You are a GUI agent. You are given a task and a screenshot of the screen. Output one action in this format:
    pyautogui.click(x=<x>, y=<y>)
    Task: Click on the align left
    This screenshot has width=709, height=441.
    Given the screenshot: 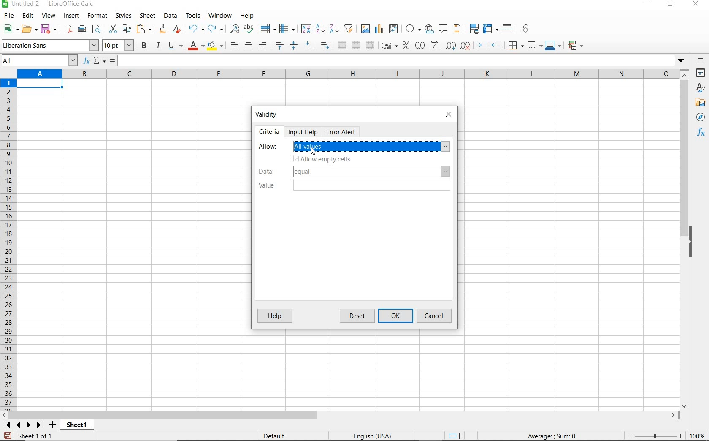 What is the action you would take?
    pyautogui.click(x=234, y=46)
    